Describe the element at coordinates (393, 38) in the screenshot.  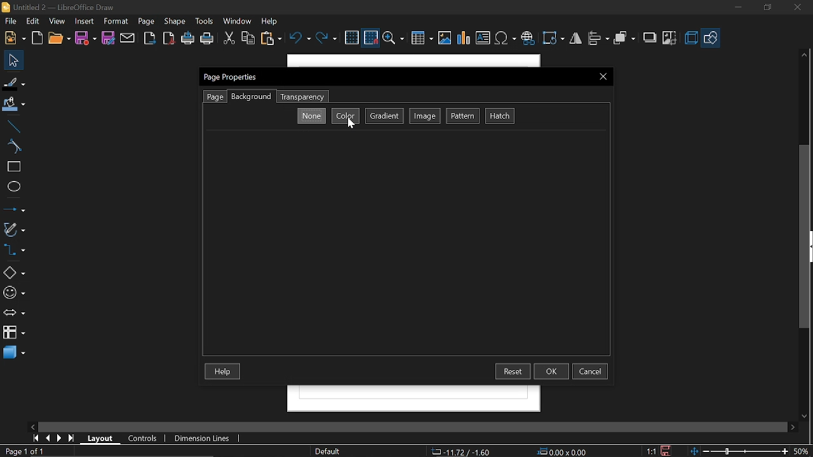
I see `Zoom` at that location.